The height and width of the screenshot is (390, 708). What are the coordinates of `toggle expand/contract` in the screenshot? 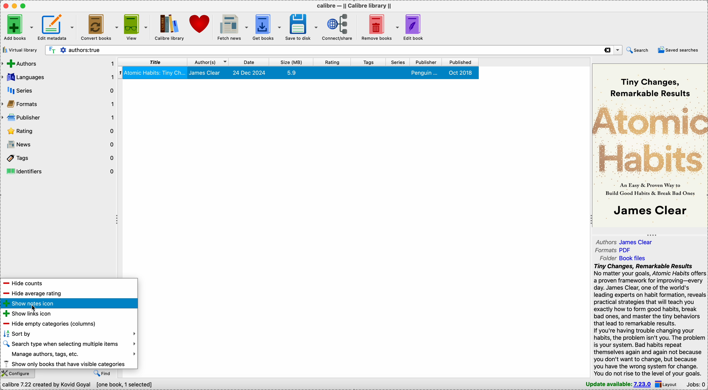 It's located at (117, 219).